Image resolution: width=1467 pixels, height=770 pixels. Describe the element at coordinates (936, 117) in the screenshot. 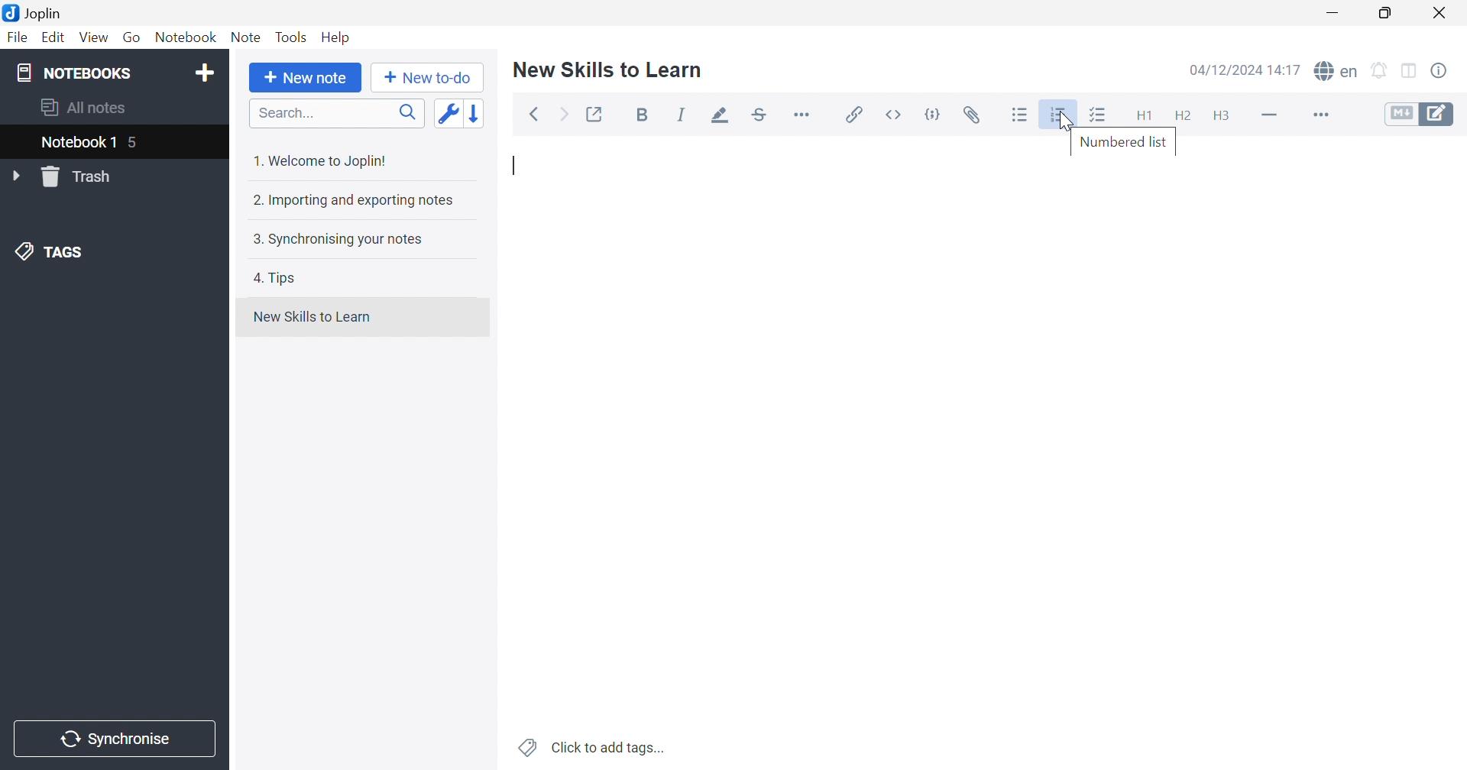

I see `Code Block` at that location.